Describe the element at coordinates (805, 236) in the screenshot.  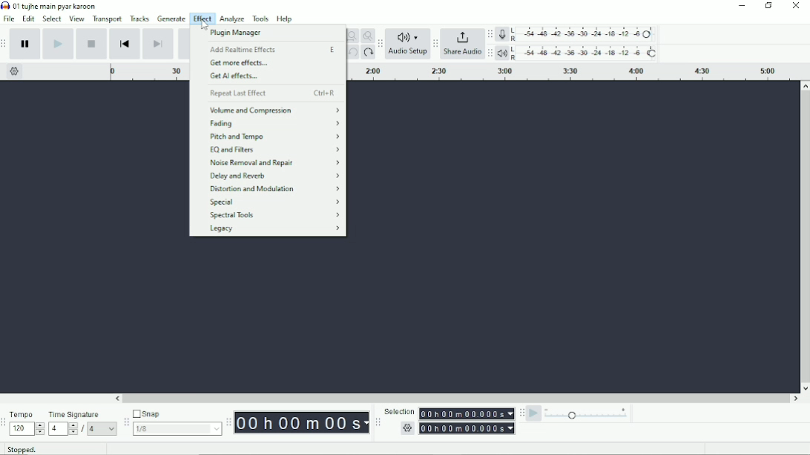
I see `Vertical scrollbar` at that location.